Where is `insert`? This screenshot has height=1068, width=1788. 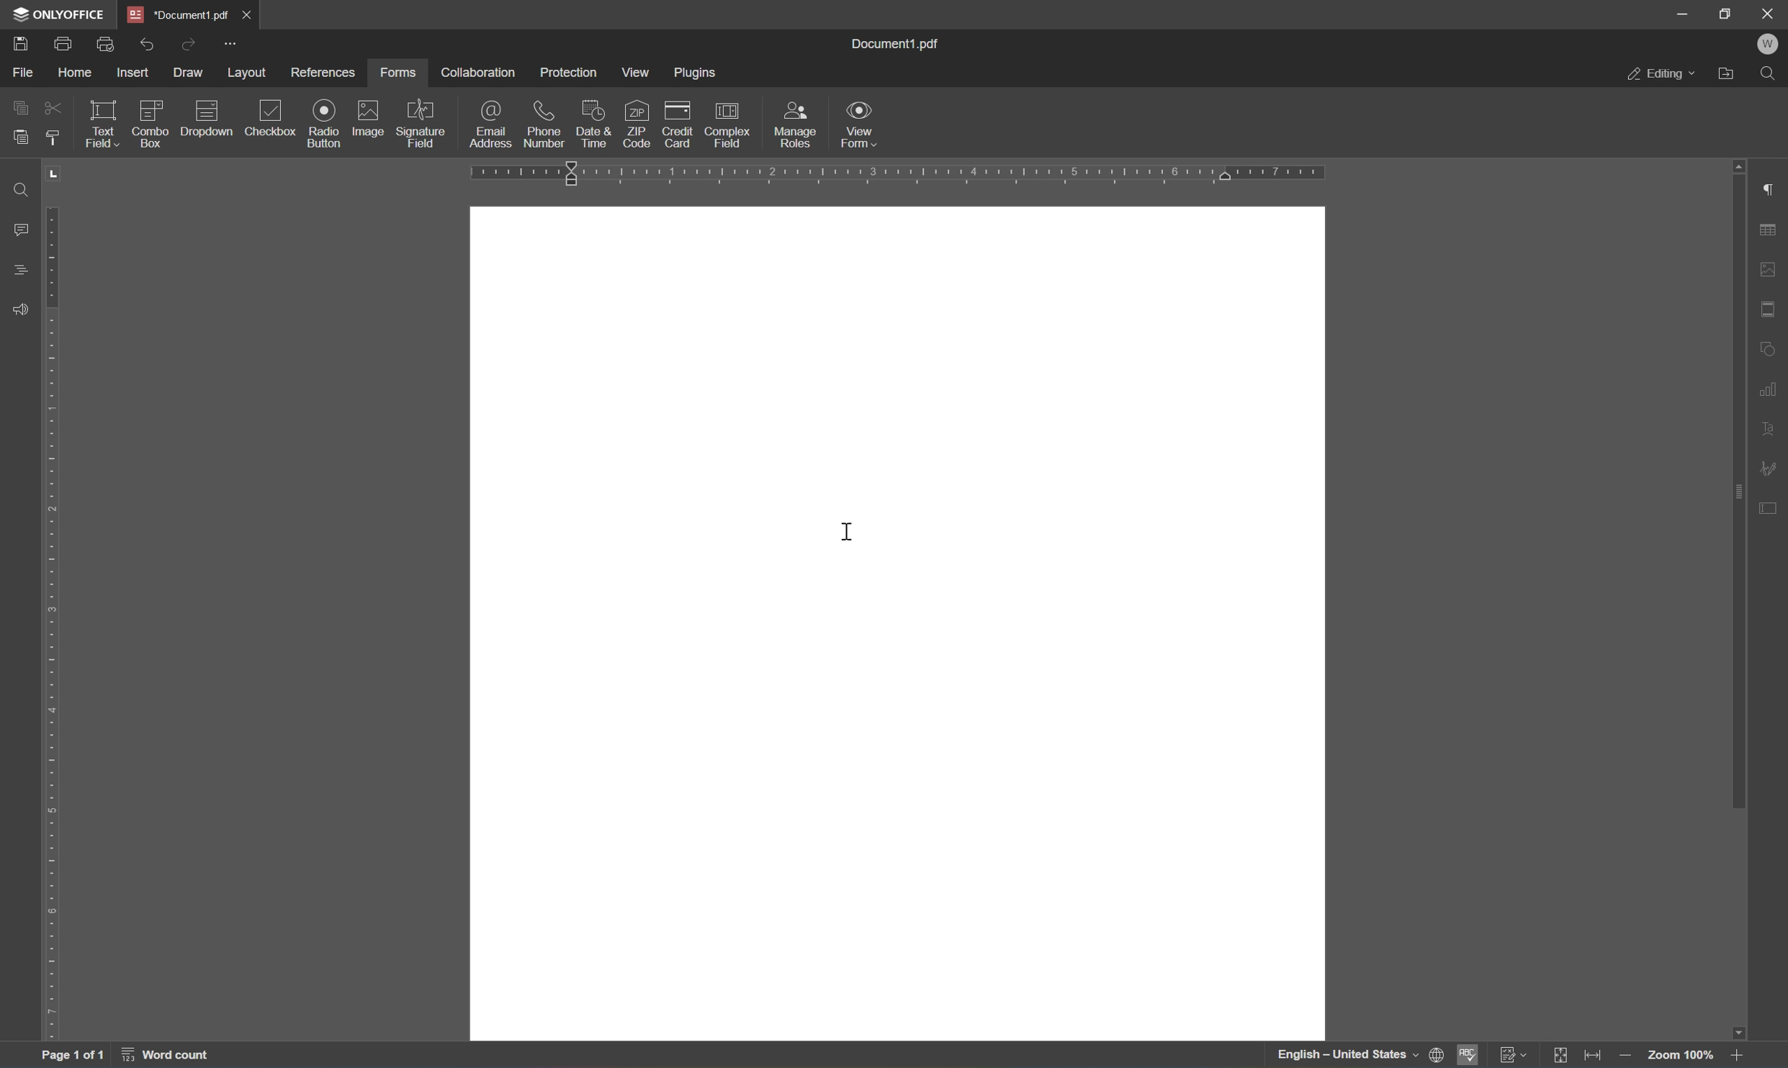
insert is located at coordinates (134, 73).